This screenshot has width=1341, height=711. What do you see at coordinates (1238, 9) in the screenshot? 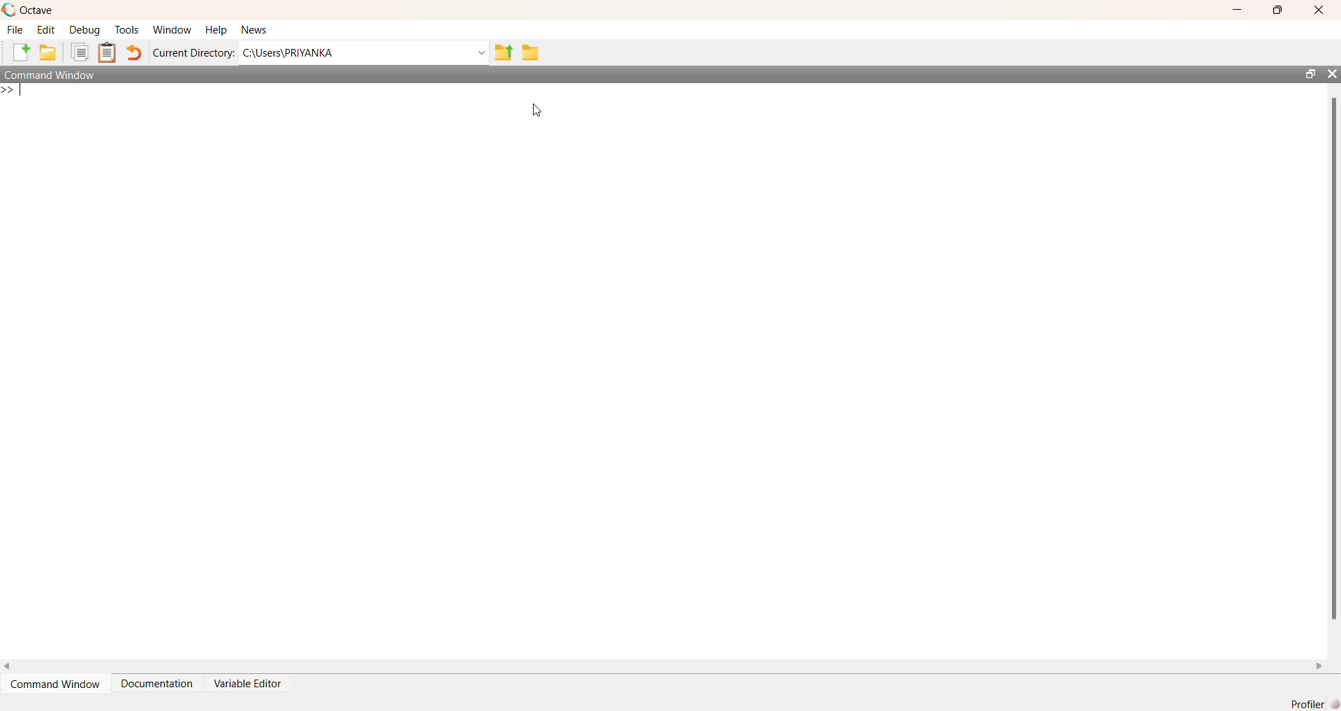
I see `minimize` at bounding box center [1238, 9].